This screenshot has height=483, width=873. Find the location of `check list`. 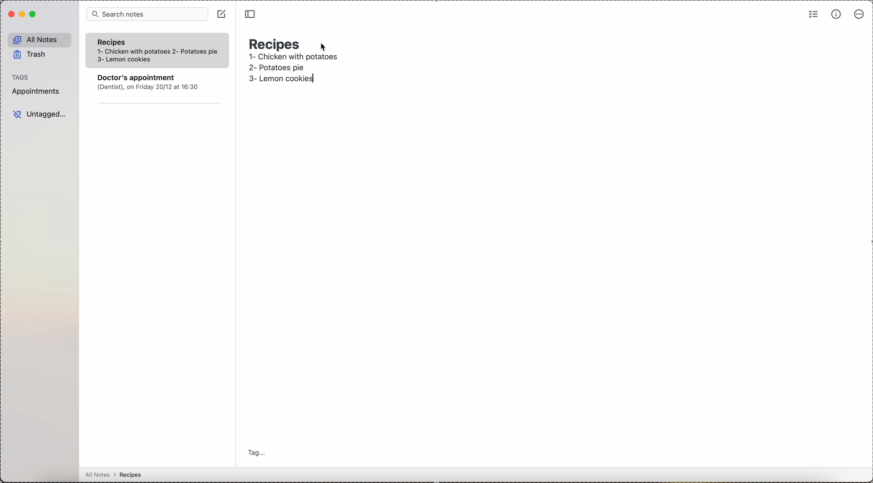

check list is located at coordinates (812, 15).